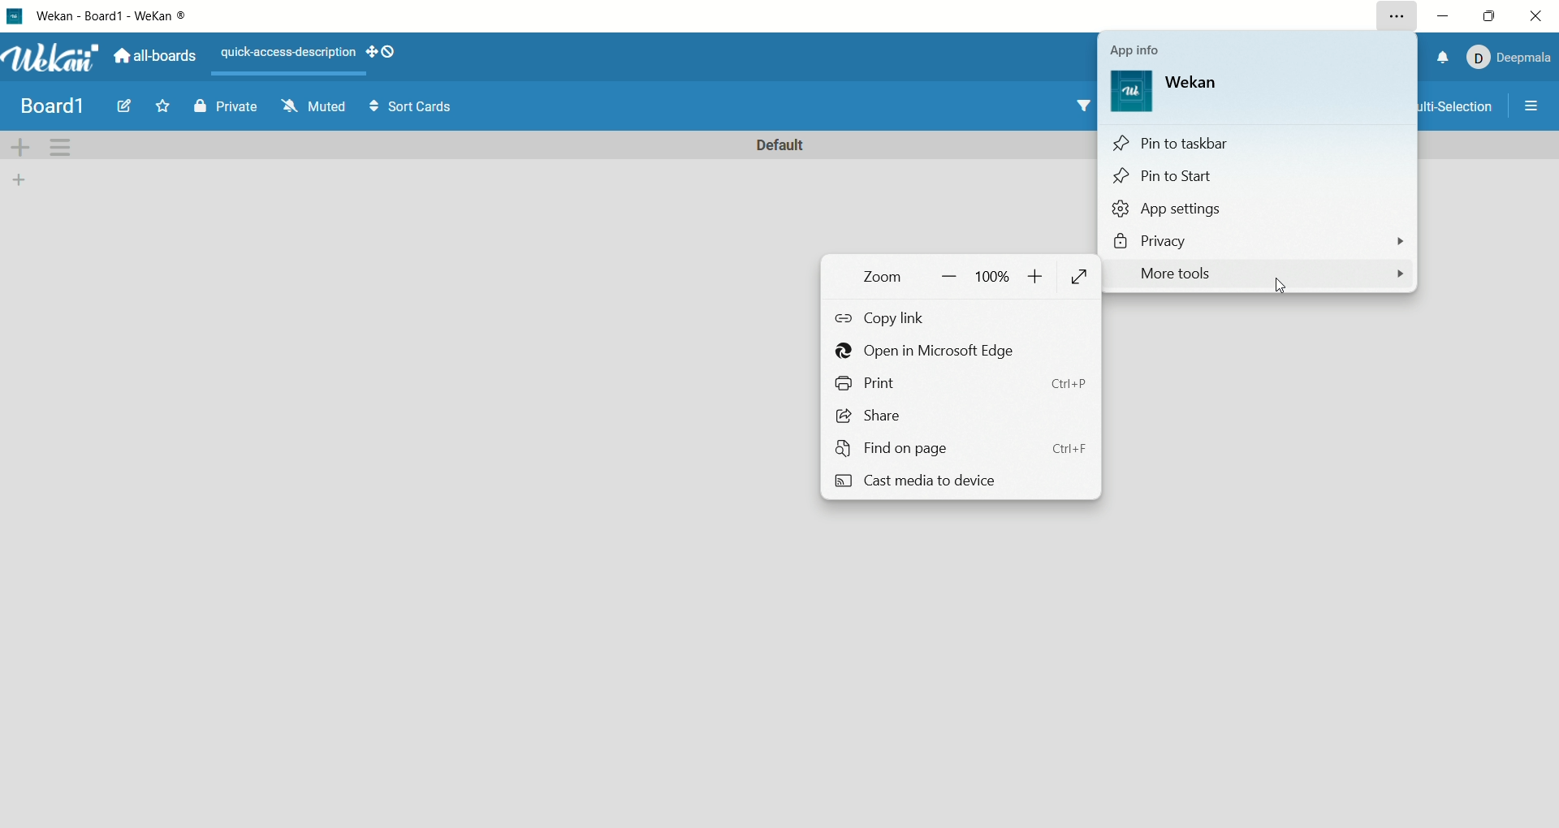 Image resolution: width=1559 pixels, height=828 pixels. I want to click on show-desktop-drag-handles, so click(388, 51).